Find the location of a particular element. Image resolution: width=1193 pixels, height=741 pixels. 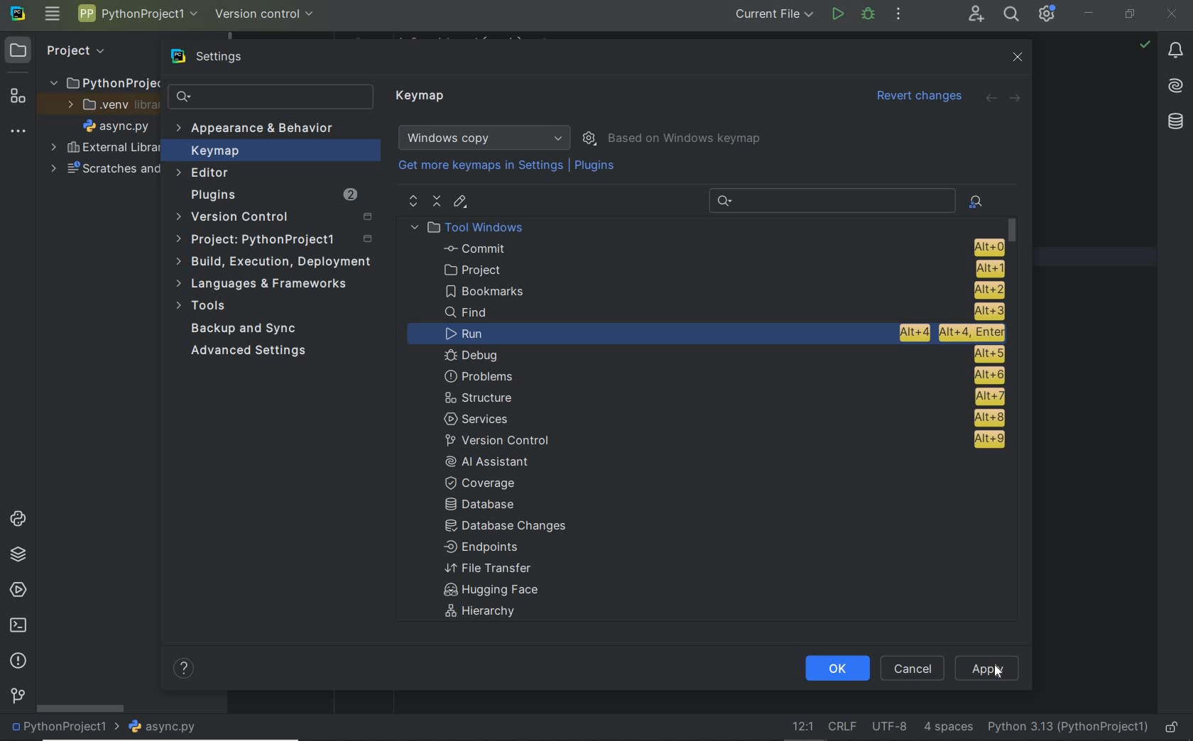

Editor is located at coordinates (205, 173).